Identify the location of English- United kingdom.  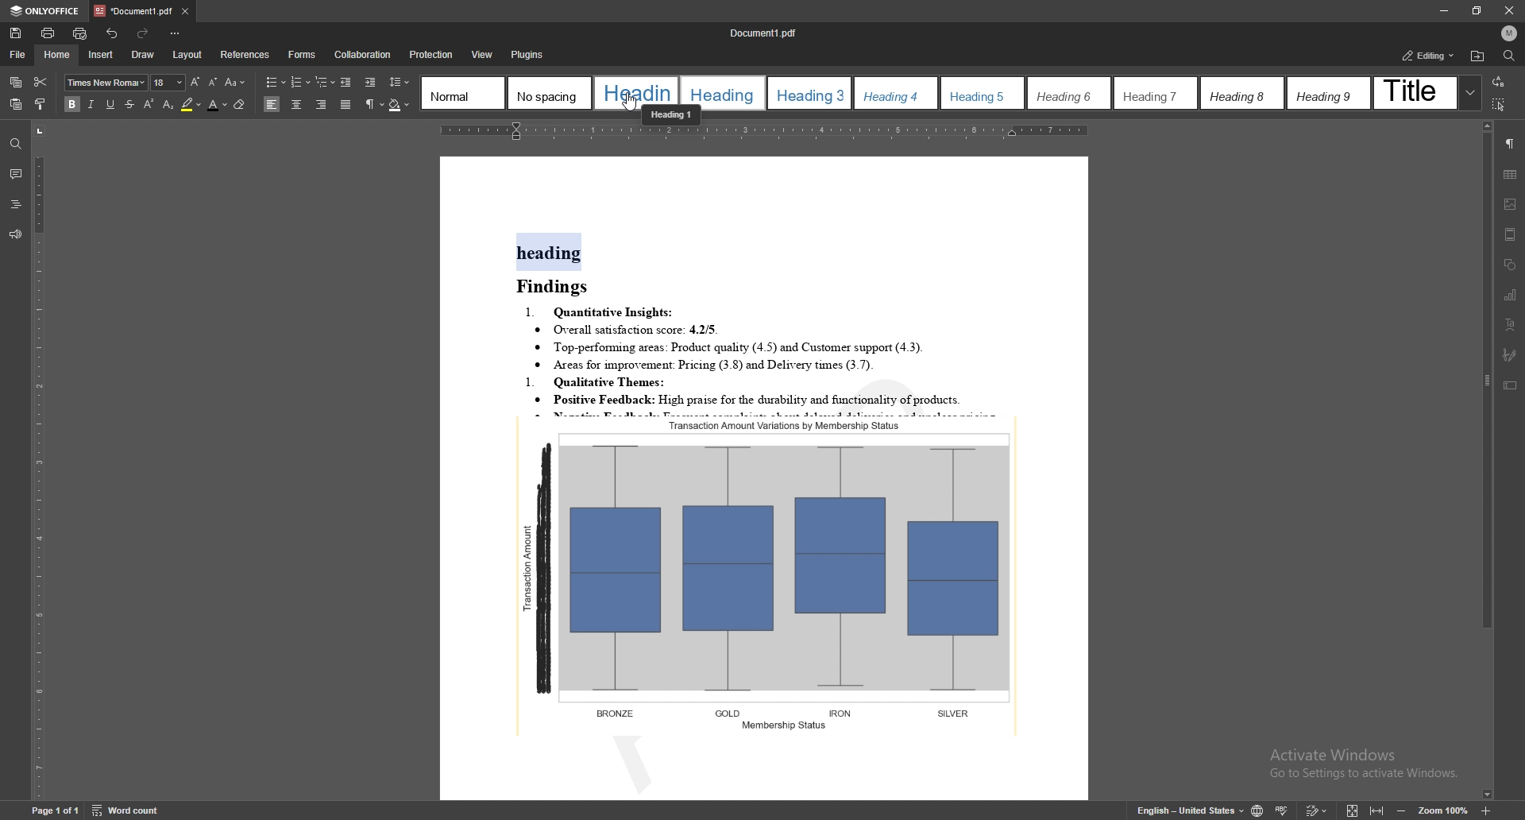
(1181, 810).